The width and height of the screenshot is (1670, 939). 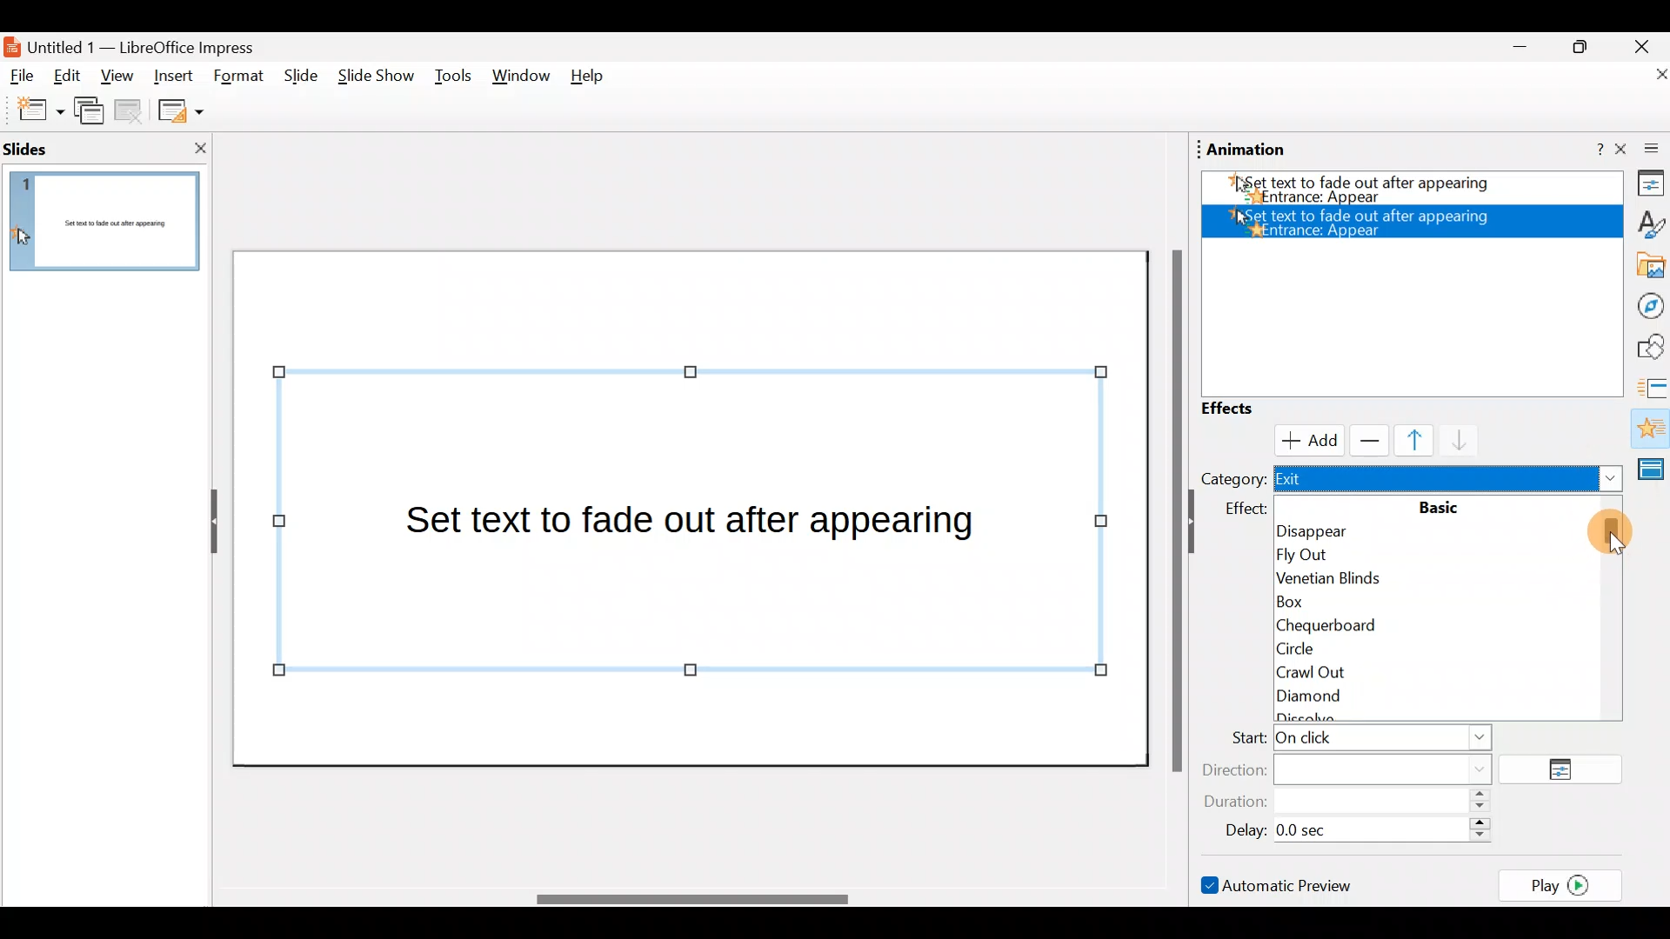 I want to click on Venetian blinds, so click(x=1368, y=576).